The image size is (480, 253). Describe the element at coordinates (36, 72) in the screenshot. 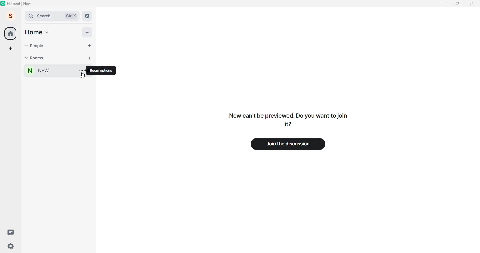

I see `room name` at that location.